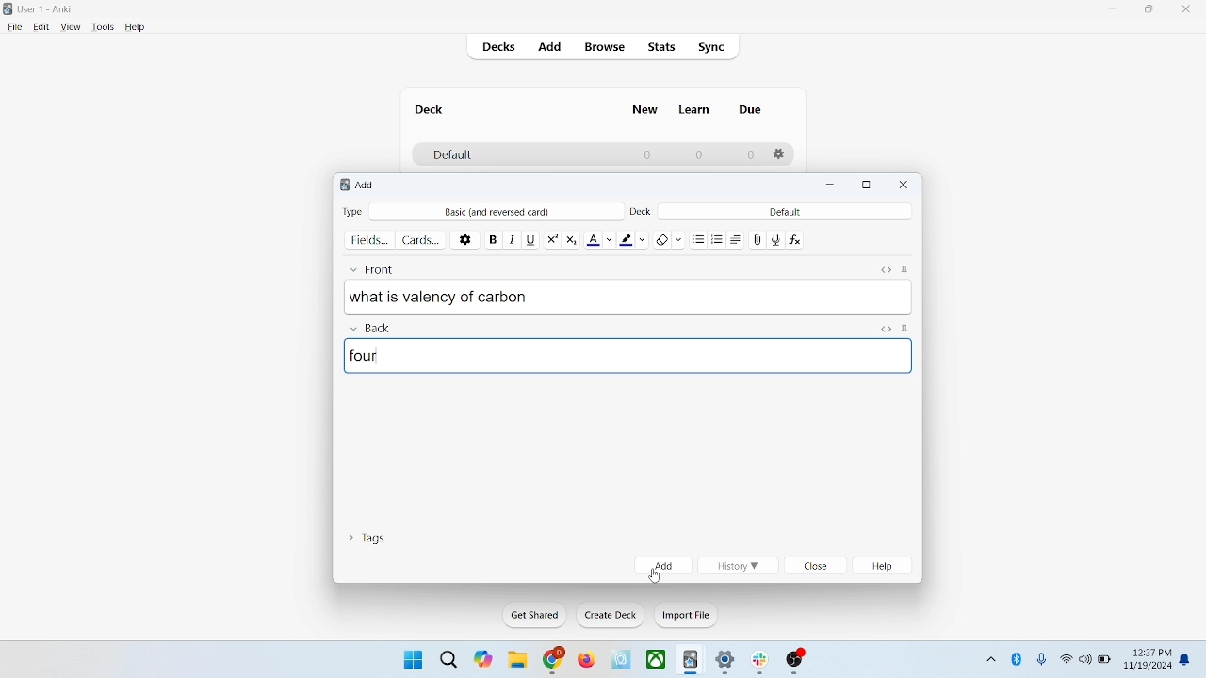  What do you see at coordinates (1147, 667) in the screenshot?
I see `11/19/2024` at bounding box center [1147, 667].